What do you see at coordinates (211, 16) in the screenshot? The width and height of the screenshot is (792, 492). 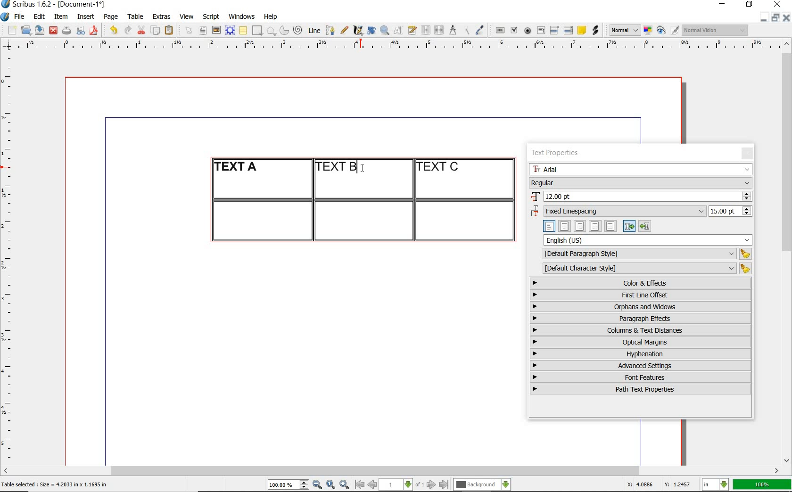 I see `script` at bounding box center [211, 16].